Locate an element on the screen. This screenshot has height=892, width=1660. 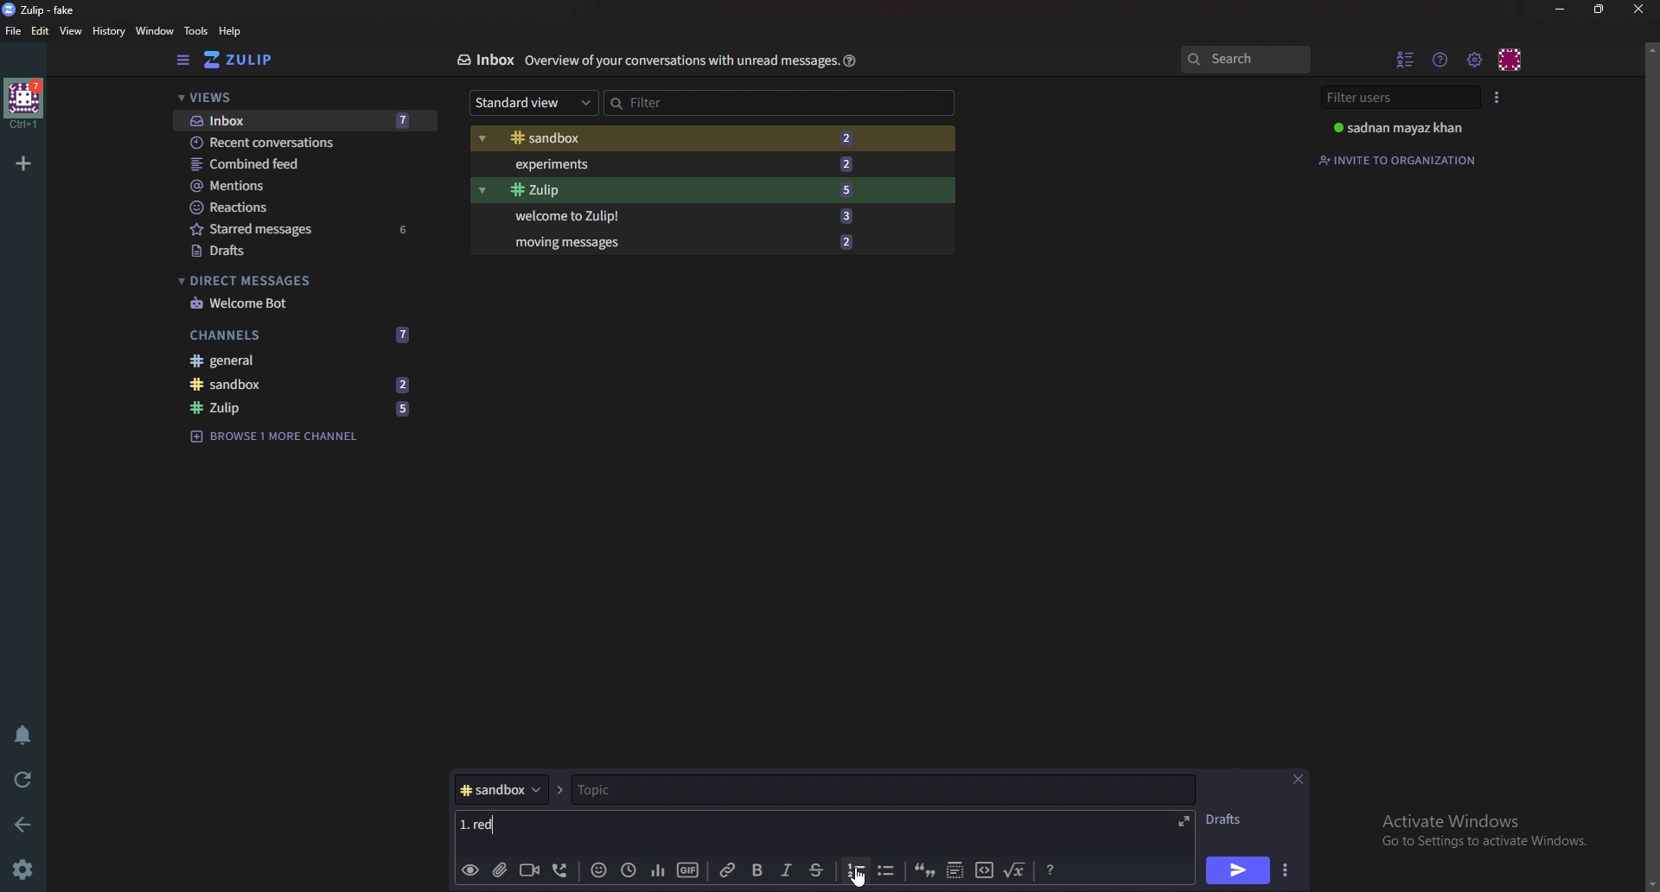
Experiments is located at coordinates (683, 163).